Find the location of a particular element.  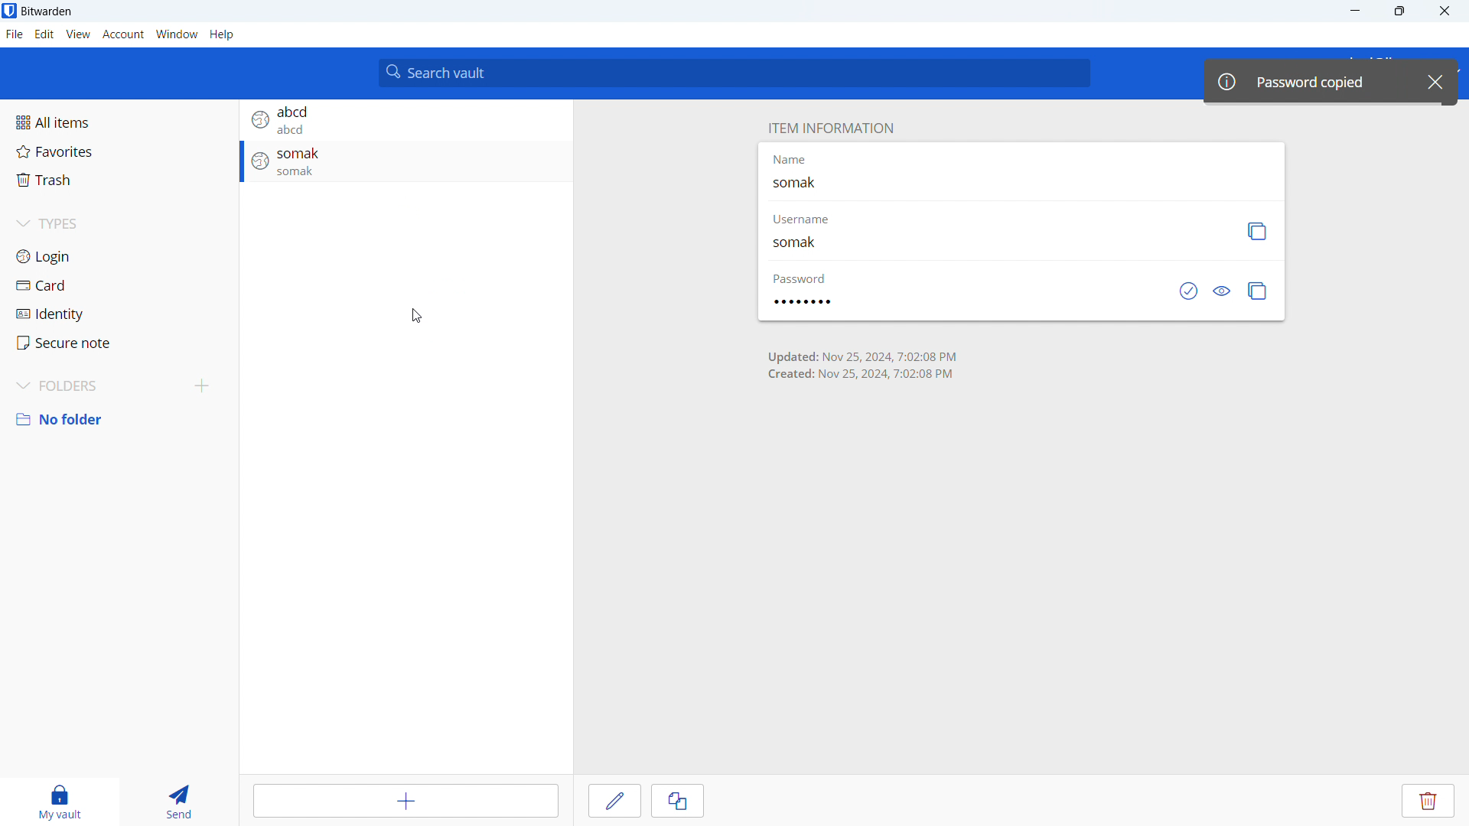

view is located at coordinates (78, 34).